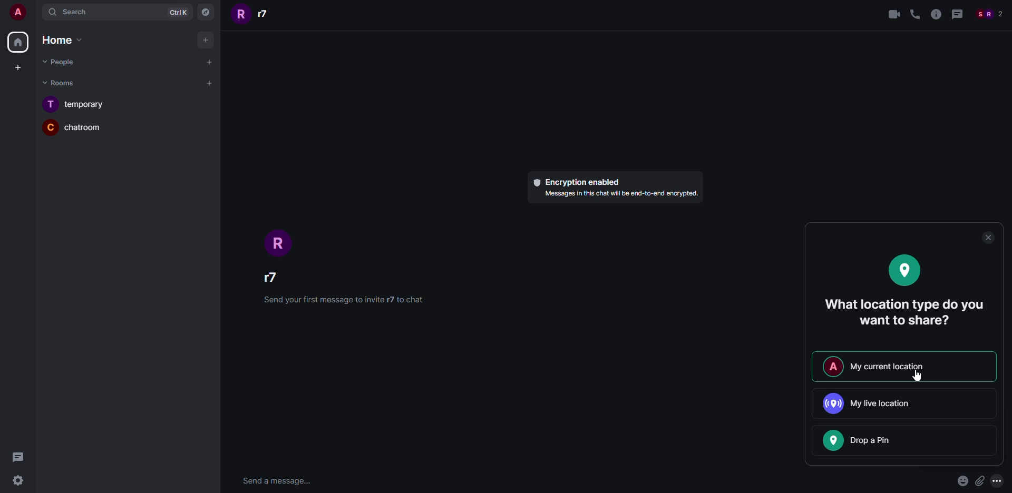 The width and height of the screenshot is (1012, 493). What do you see at coordinates (961, 481) in the screenshot?
I see `emoji` at bounding box center [961, 481].